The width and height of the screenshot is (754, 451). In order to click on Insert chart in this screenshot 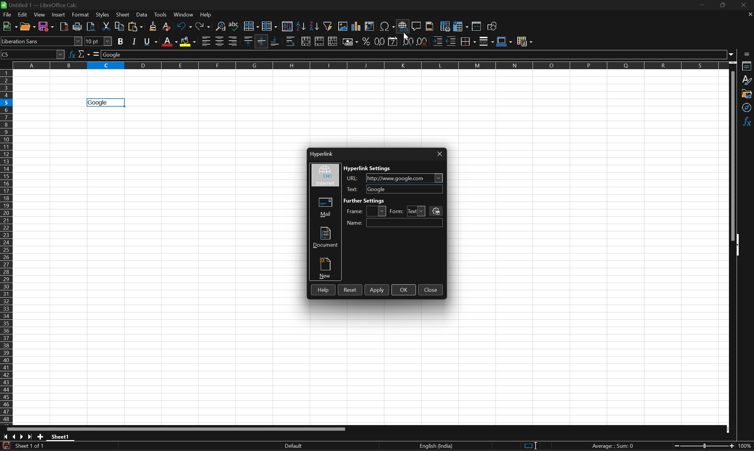, I will do `click(355, 26)`.